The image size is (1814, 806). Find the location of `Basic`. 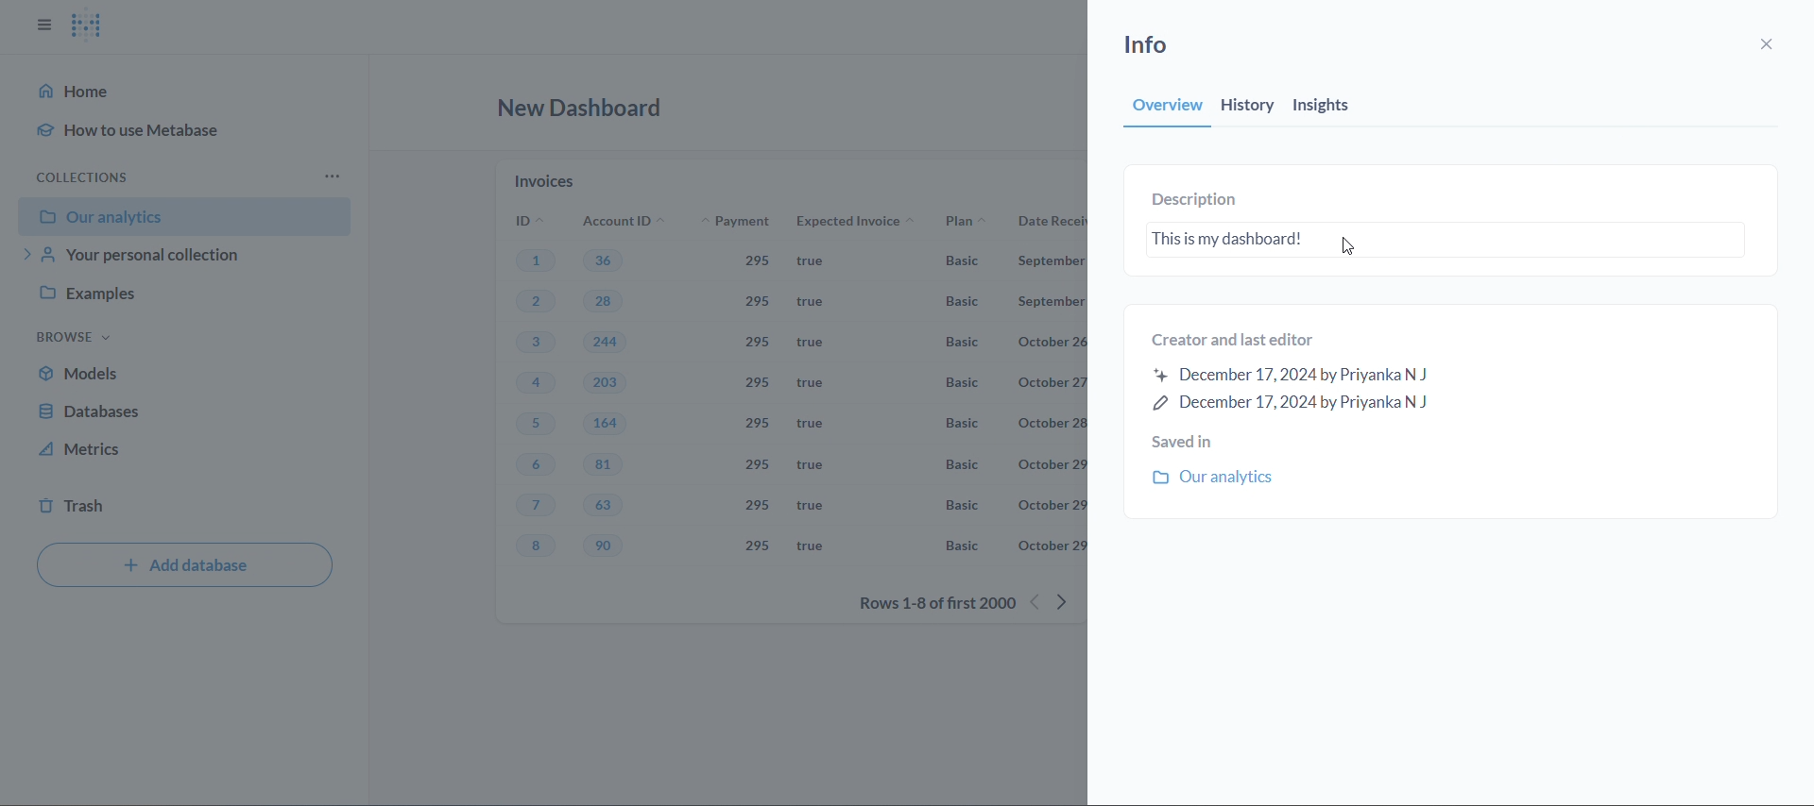

Basic is located at coordinates (957, 546).